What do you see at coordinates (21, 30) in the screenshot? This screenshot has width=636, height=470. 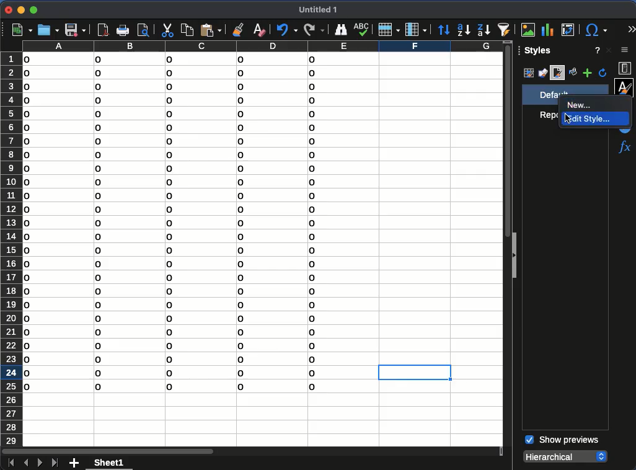 I see `new` at bounding box center [21, 30].